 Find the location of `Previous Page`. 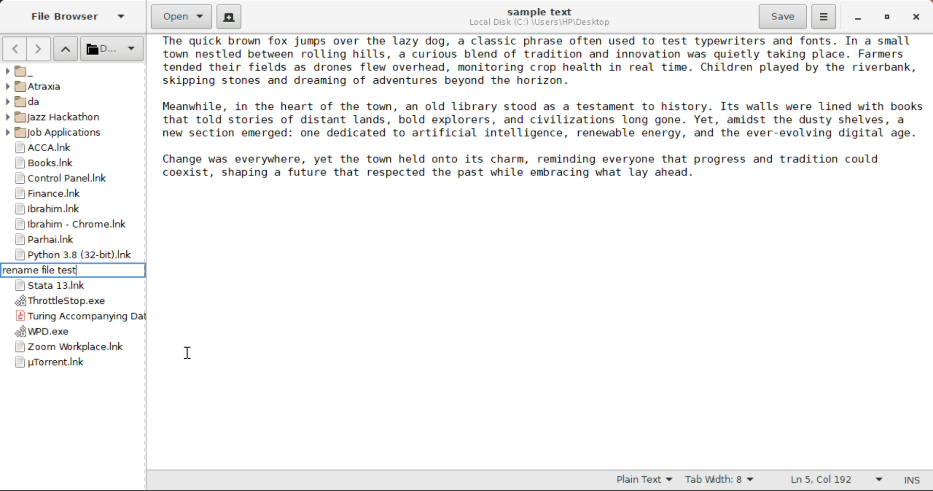

Previous Page is located at coordinates (14, 49).